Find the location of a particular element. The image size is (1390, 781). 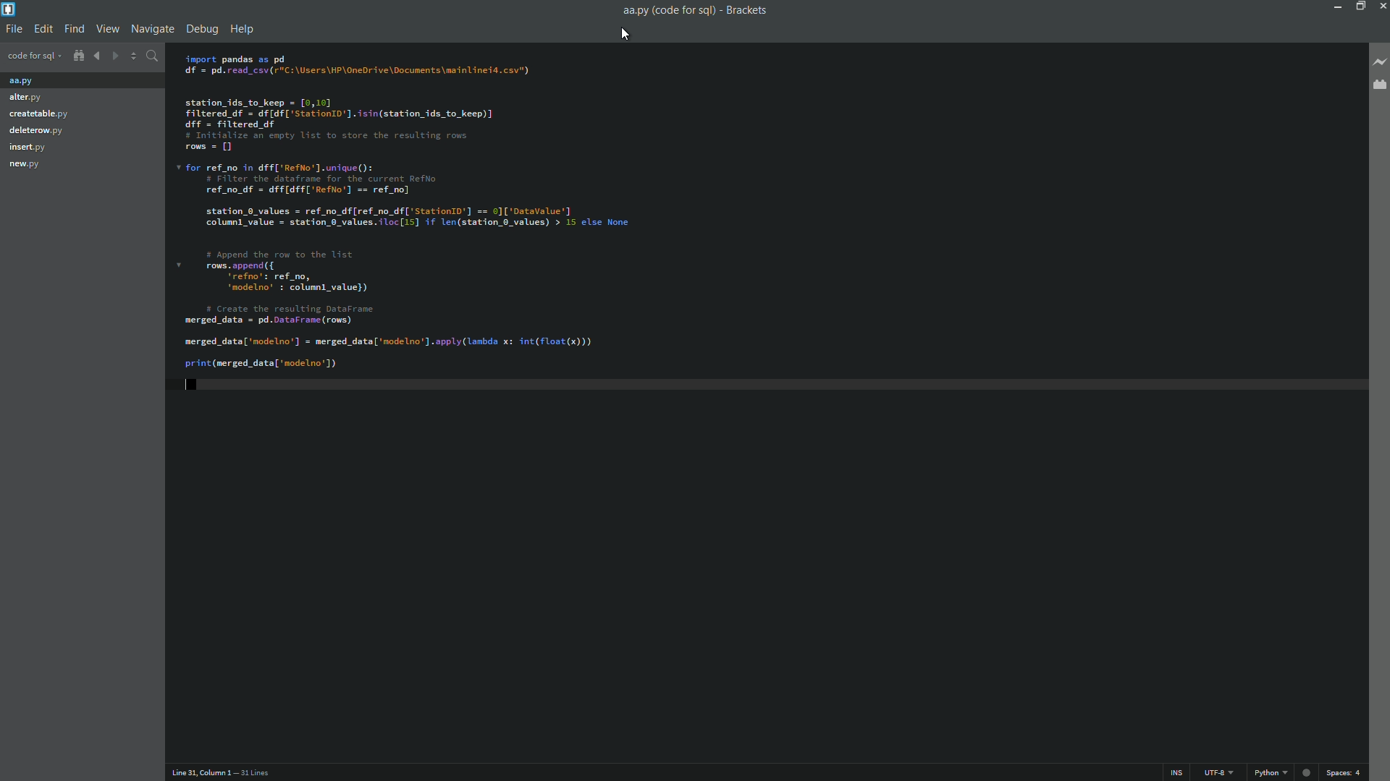

aa.py (code for sq) - Brackets is located at coordinates (699, 12).